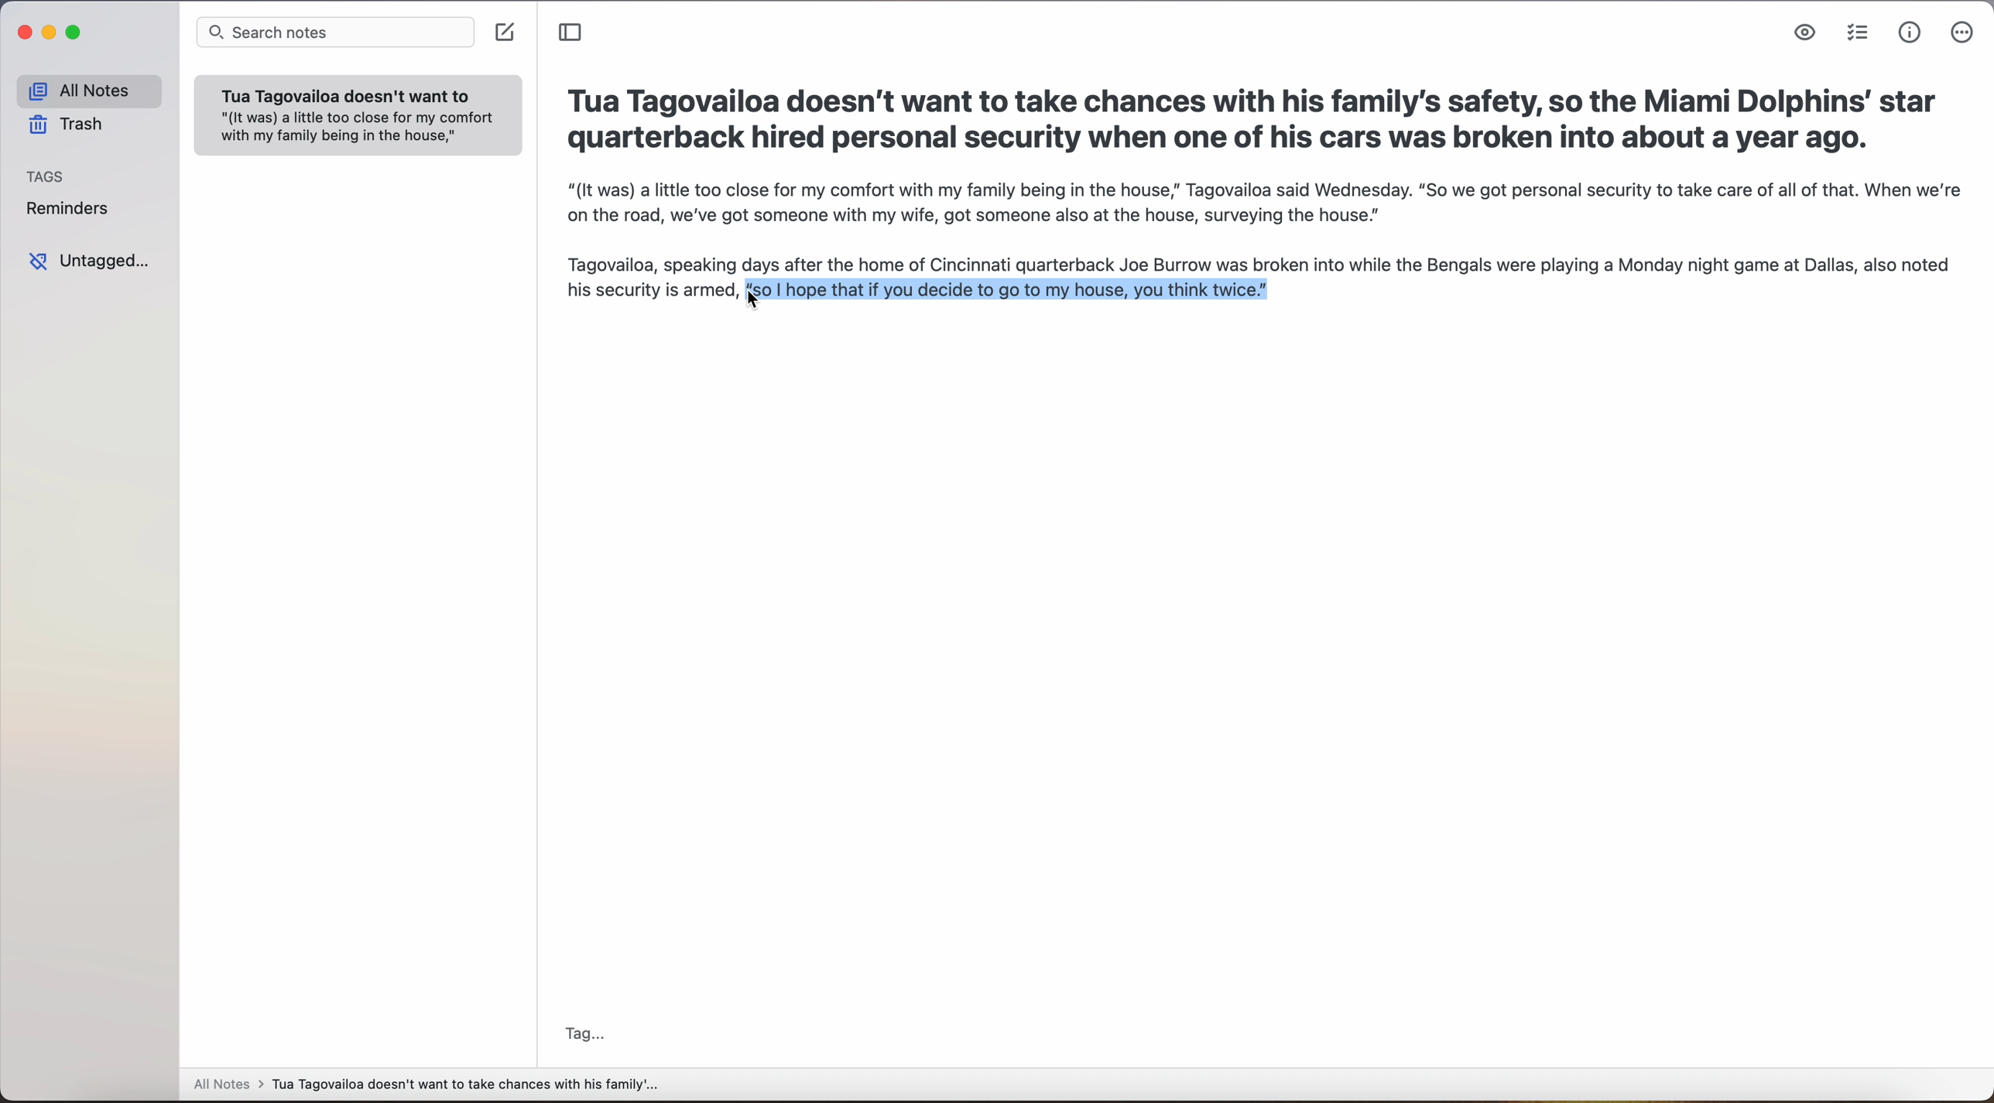 This screenshot has width=1994, height=1103. I want to click on minimize, so click(51, 38).